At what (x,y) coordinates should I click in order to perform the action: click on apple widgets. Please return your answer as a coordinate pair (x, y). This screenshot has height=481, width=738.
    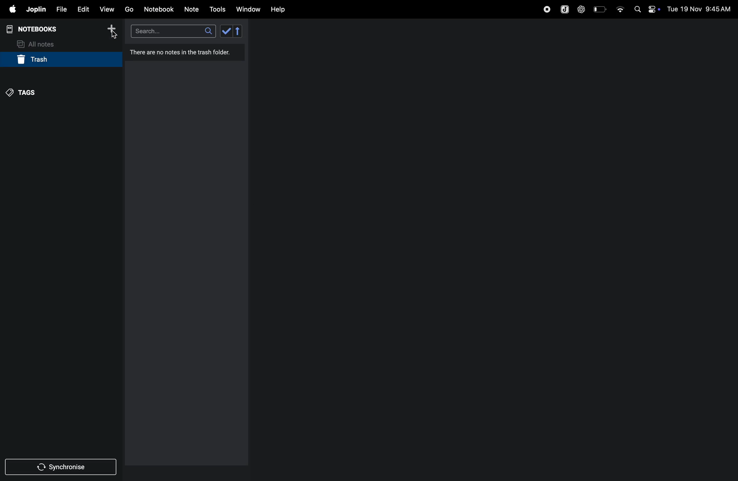
    Looking at the image, I should click on (646, 8).